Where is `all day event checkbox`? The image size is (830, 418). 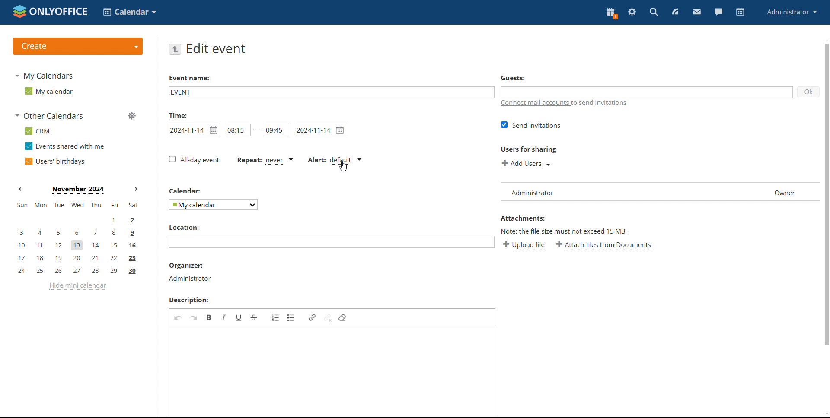 all day event checkbox is located at coordinates (193, 160).